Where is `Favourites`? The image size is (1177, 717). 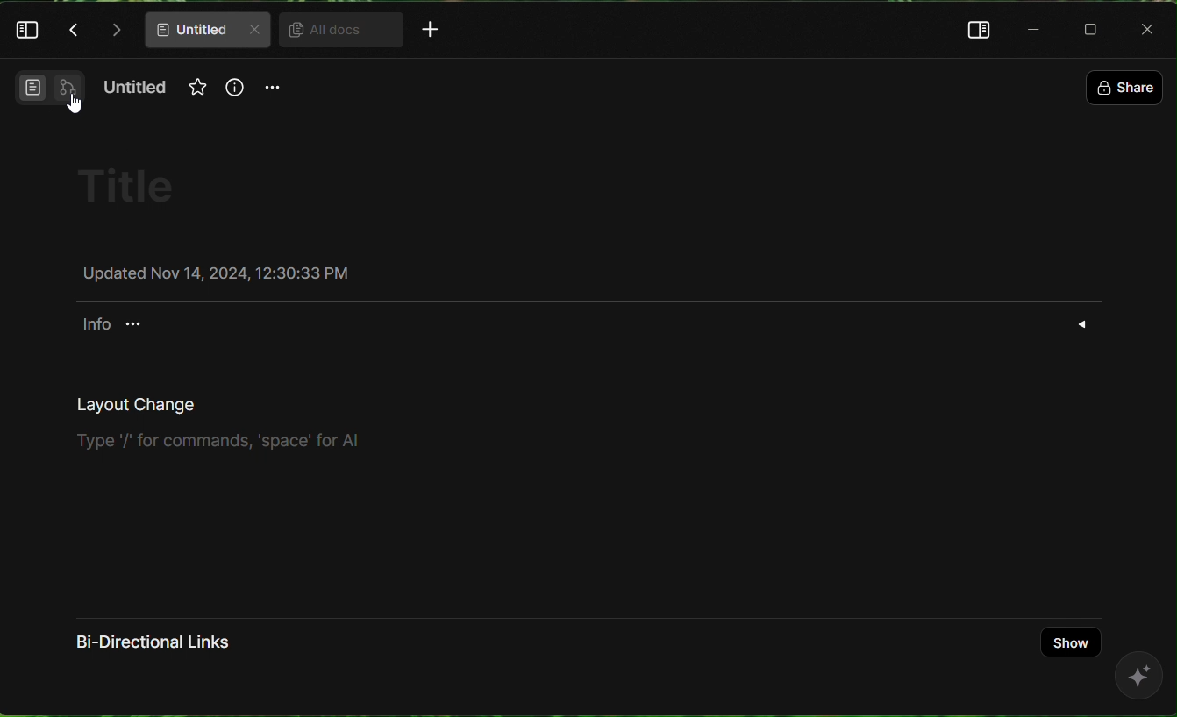
Favourites is located at coordinates (196, 86).